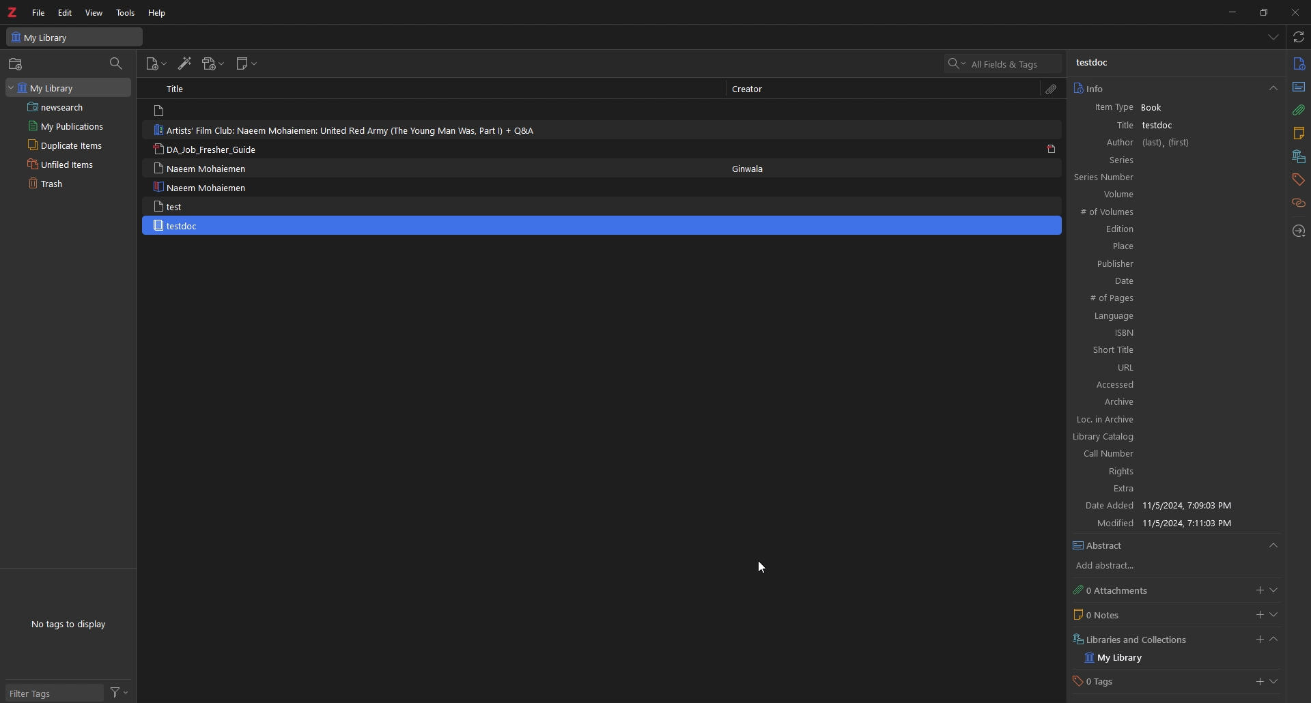  I want to click on Date, so click(1170, 281).